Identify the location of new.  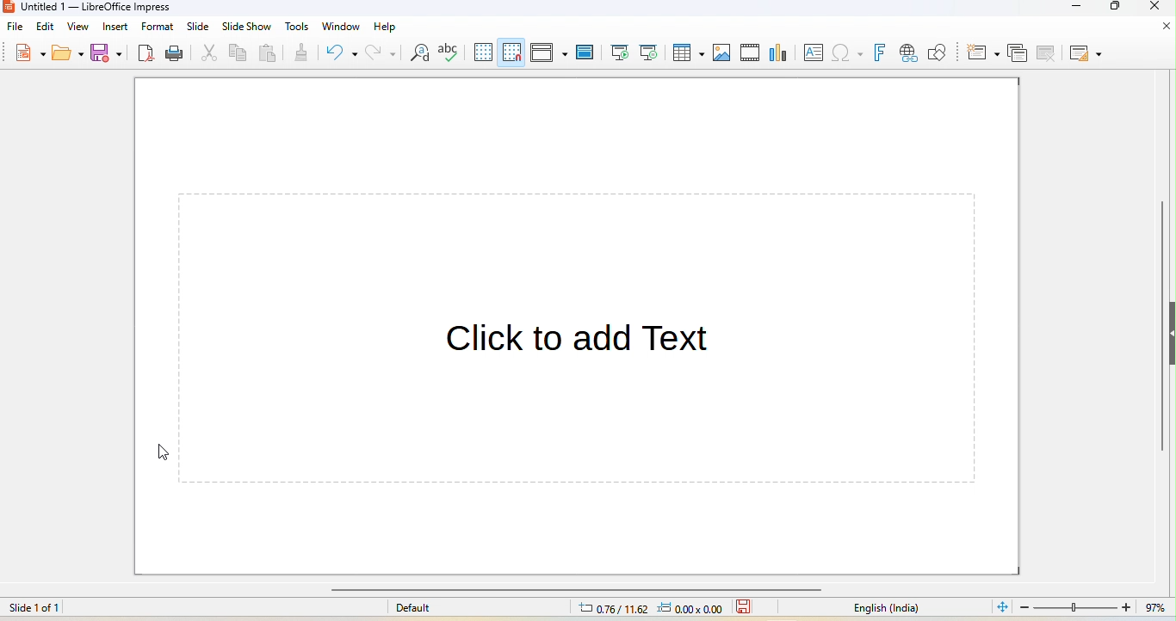
(31, 51).